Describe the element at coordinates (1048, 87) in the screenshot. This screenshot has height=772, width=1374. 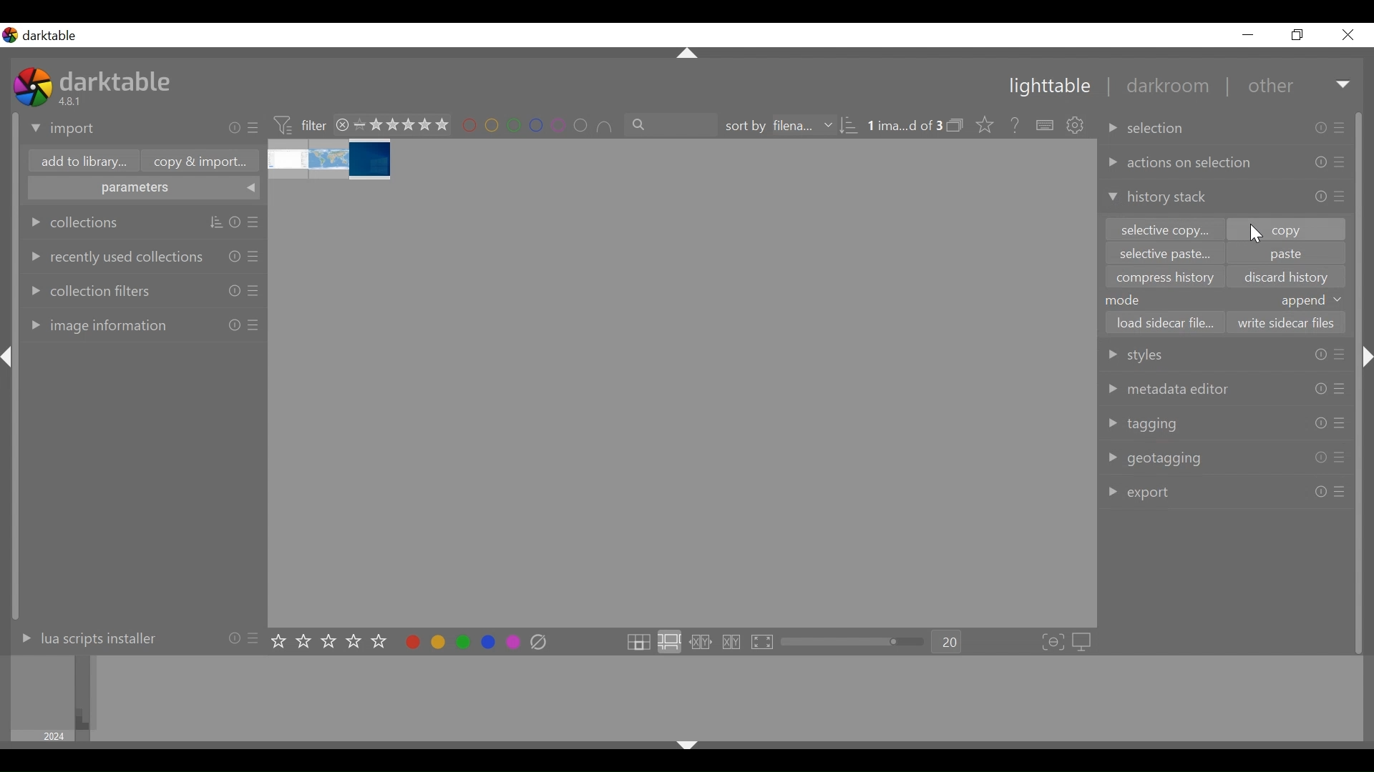
I see `lighttable` at that location.